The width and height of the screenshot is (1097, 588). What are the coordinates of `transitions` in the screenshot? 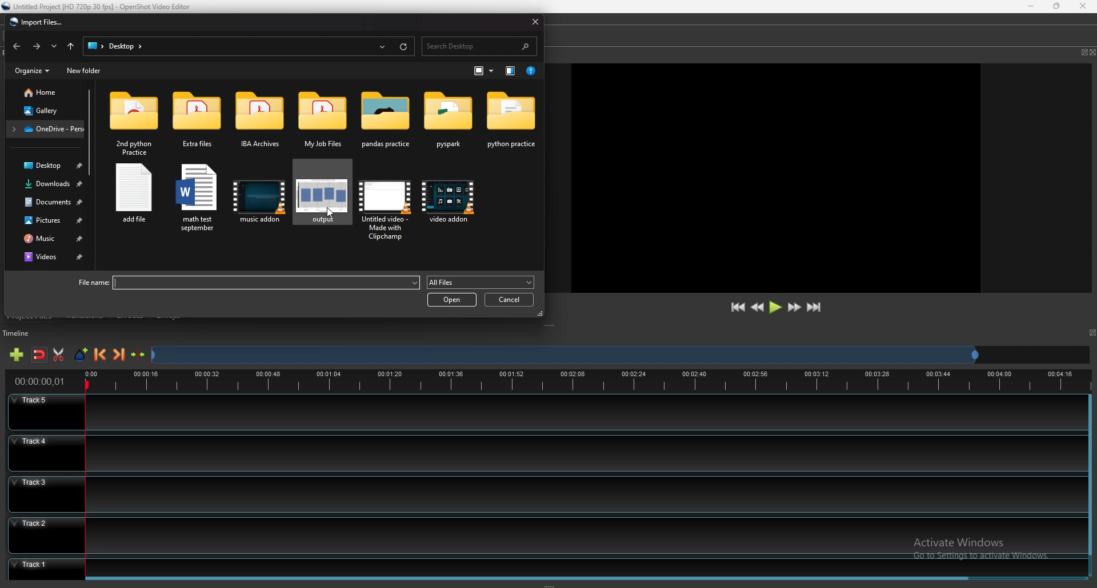 It's located at (85, 316).